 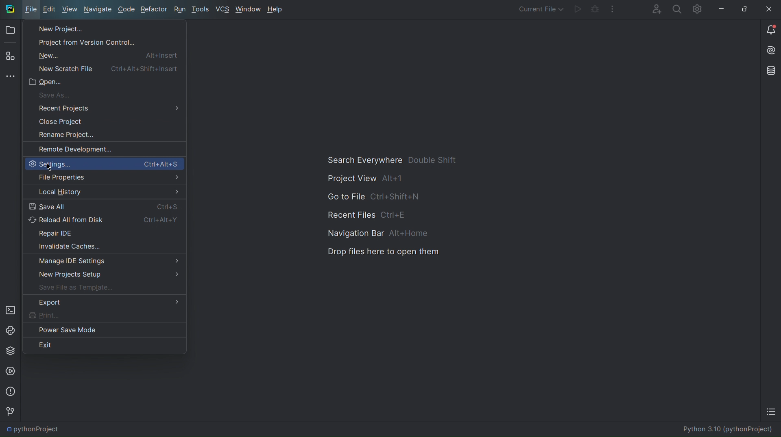 What do you see at coordinates (380, 253) in the screenshot?
I see `Drop files here to open them` at bounding box center [380, 253].